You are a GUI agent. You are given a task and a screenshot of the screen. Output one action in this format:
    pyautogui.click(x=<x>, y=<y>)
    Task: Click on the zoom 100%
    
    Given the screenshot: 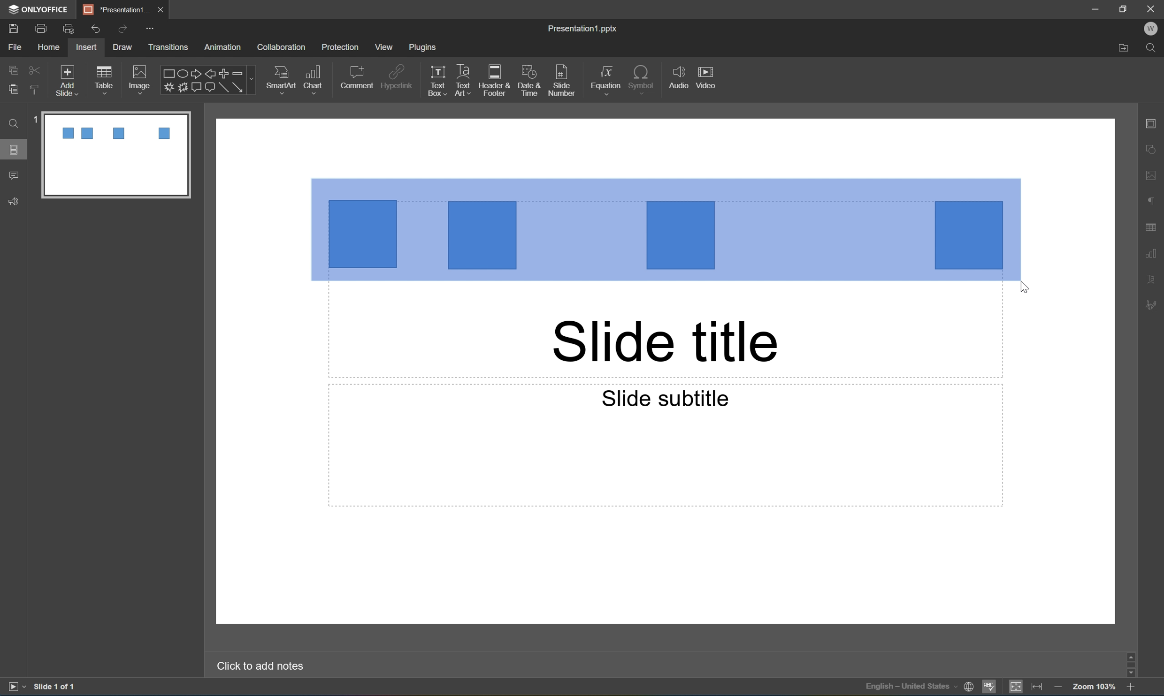 What is the action you would take?
    pyautogui.click(x=1095, y=688)
    